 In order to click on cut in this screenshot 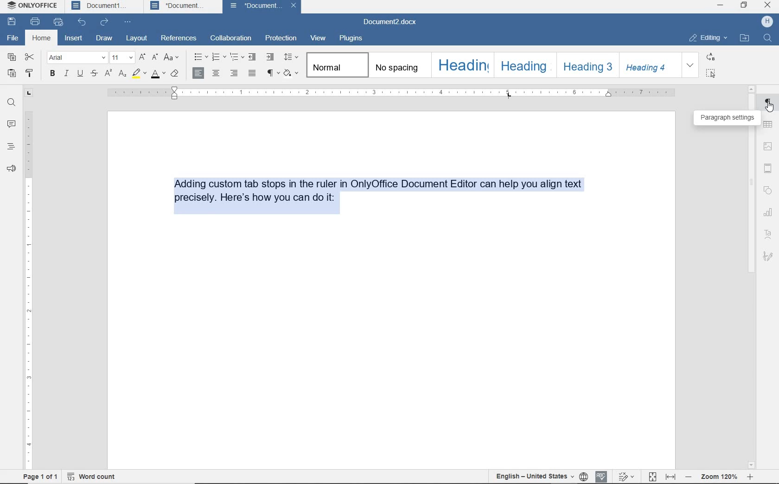, I will do `click(29, 58)`.